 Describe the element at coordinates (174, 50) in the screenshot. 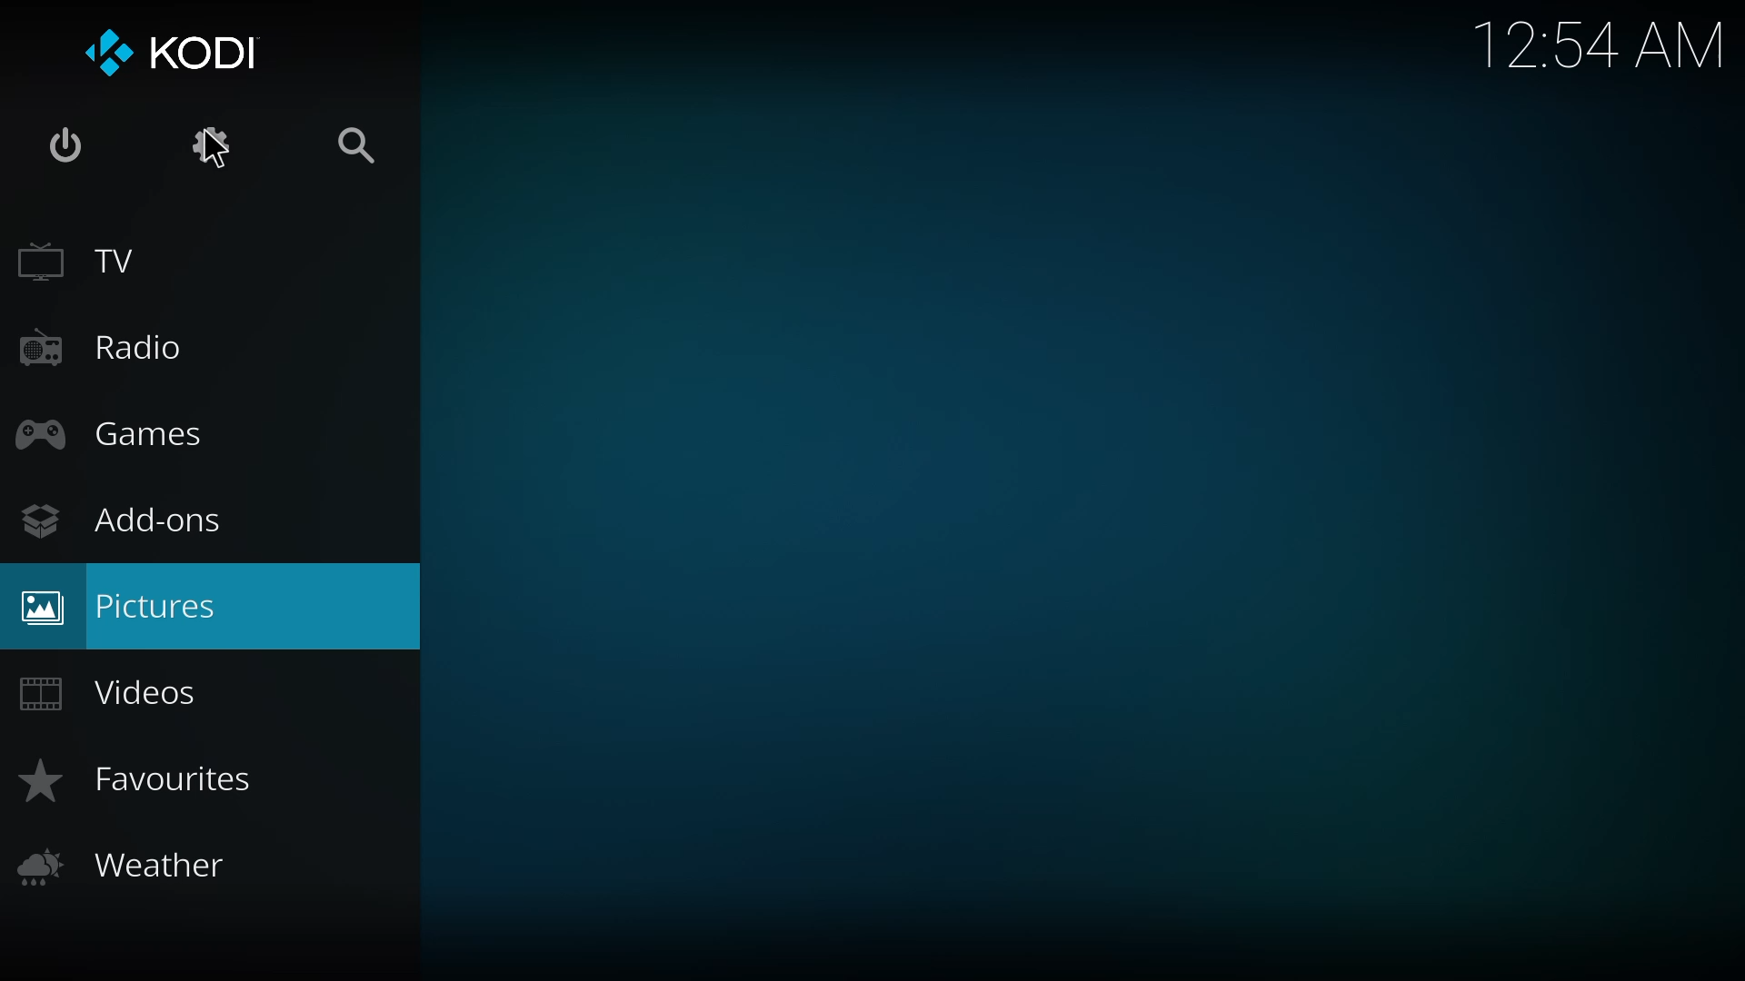

I see `kodi` at that location.